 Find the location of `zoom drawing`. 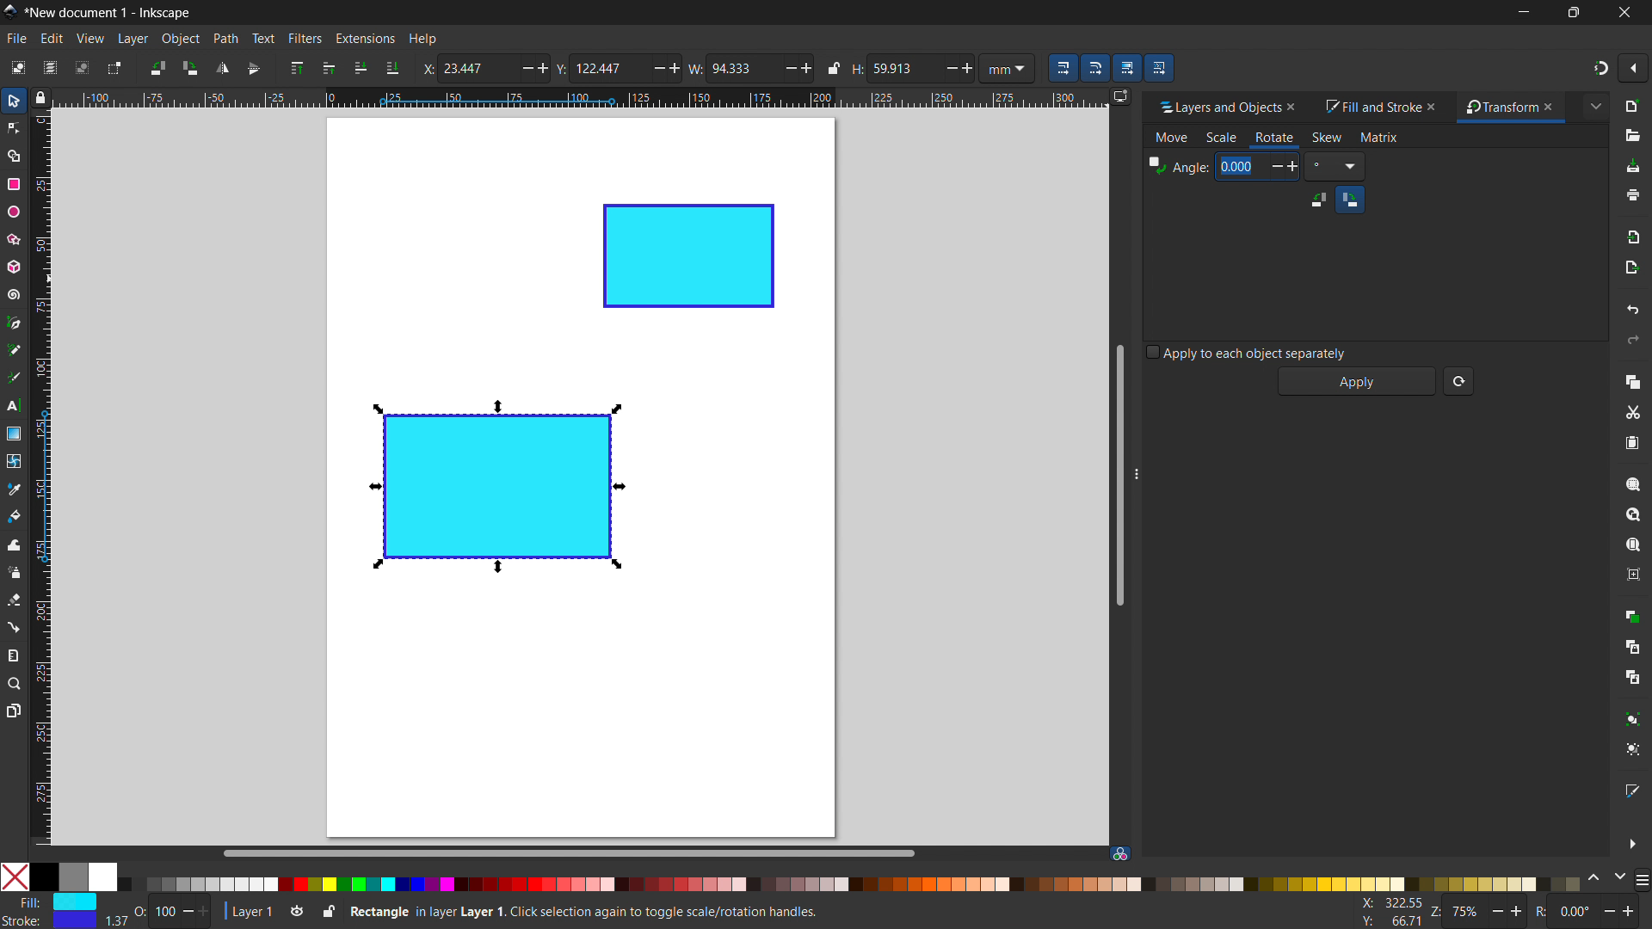

zoom drawing is located at coordinates (1633, 514).